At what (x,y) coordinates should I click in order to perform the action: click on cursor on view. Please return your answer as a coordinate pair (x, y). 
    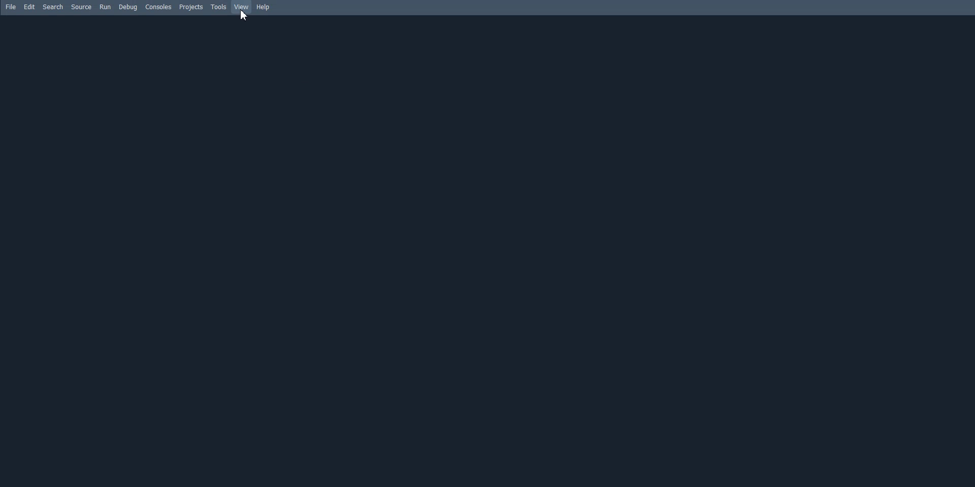
    Looking at the image, I should click on (245, 16).